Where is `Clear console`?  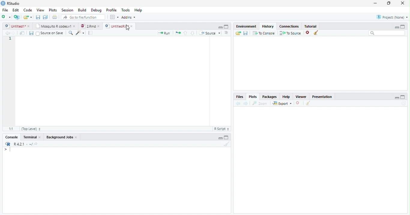
Clear console is located at coordinates (228, 145).